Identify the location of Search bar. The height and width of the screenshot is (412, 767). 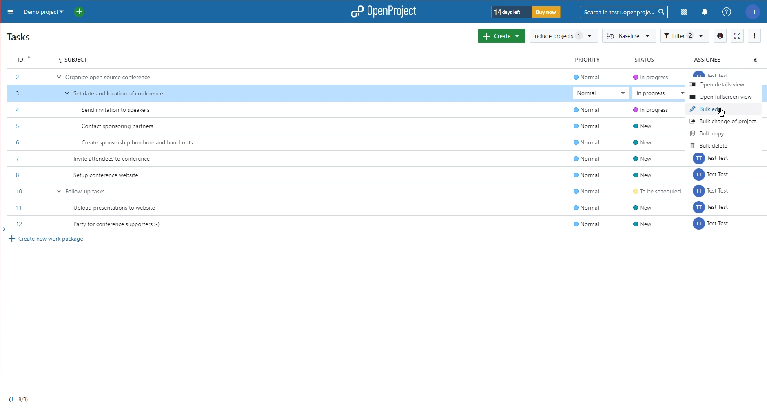
(625, 11).